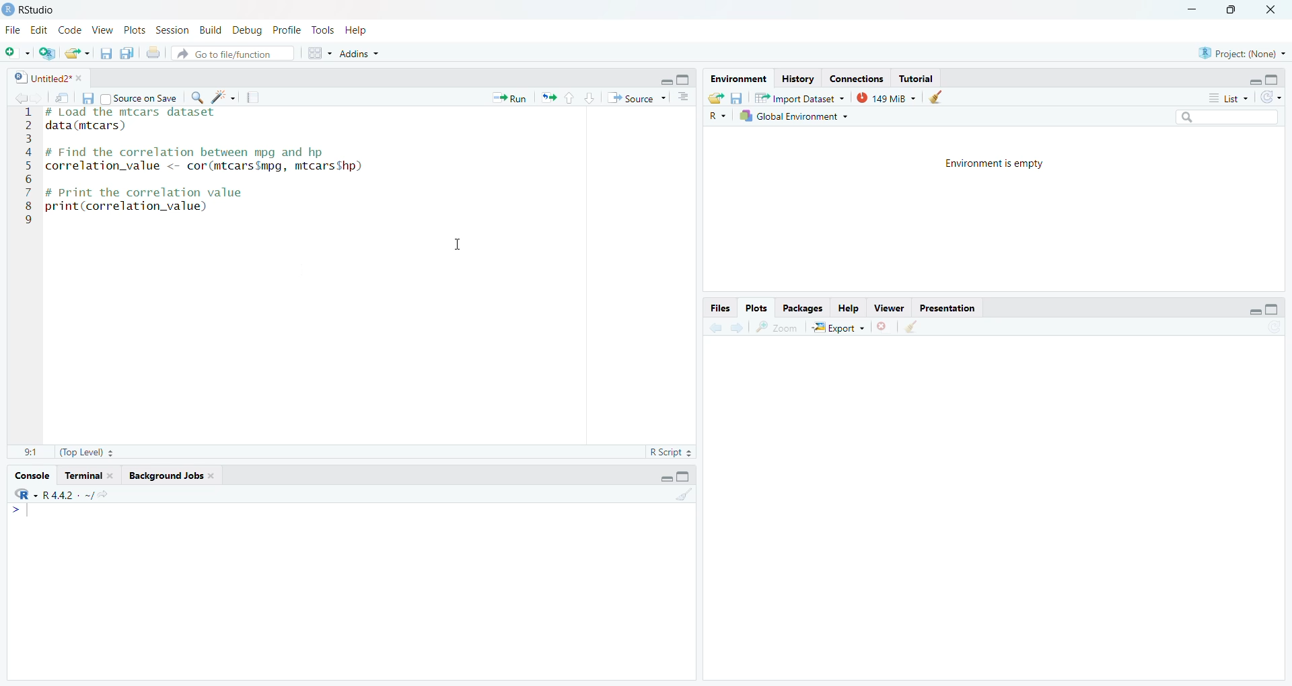  What do you see at coordinates (549, 96) in the screenshot?
I see `Re-run the previous code region (Ctrl + Alt + P)` at bounding box center [549, 96].